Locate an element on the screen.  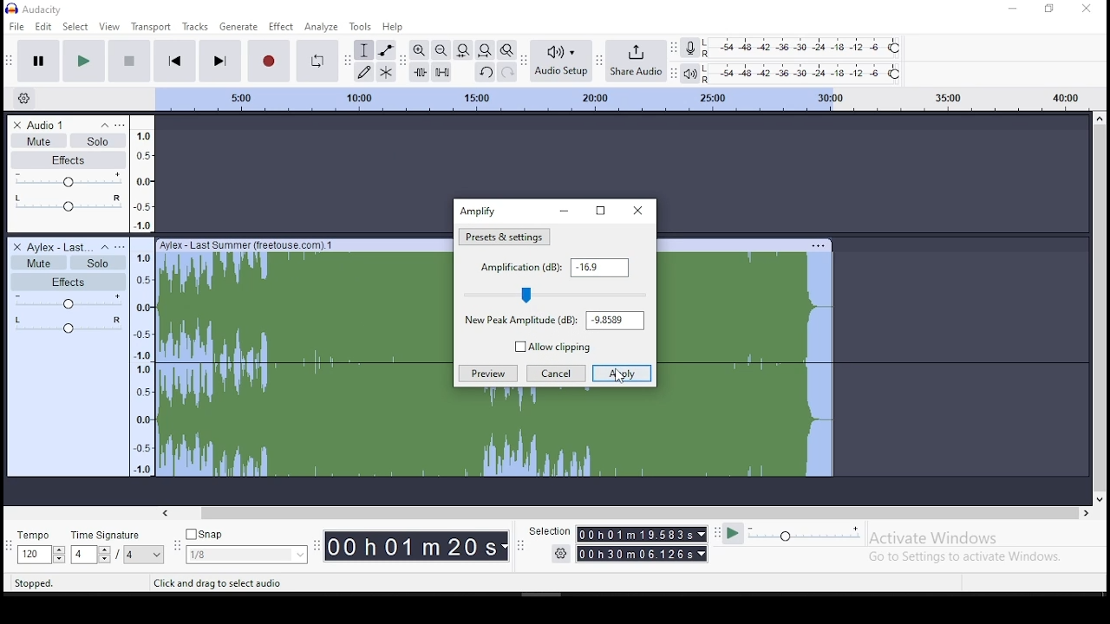
amplification is located at coordinates (506, 237).